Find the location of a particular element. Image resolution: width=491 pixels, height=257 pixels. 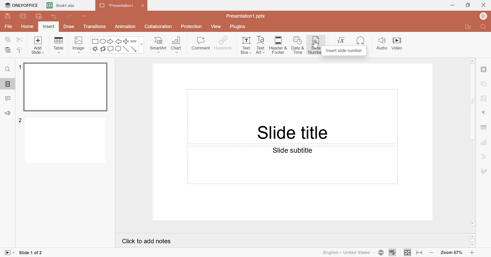

Find is located at coordinates (7, 69).